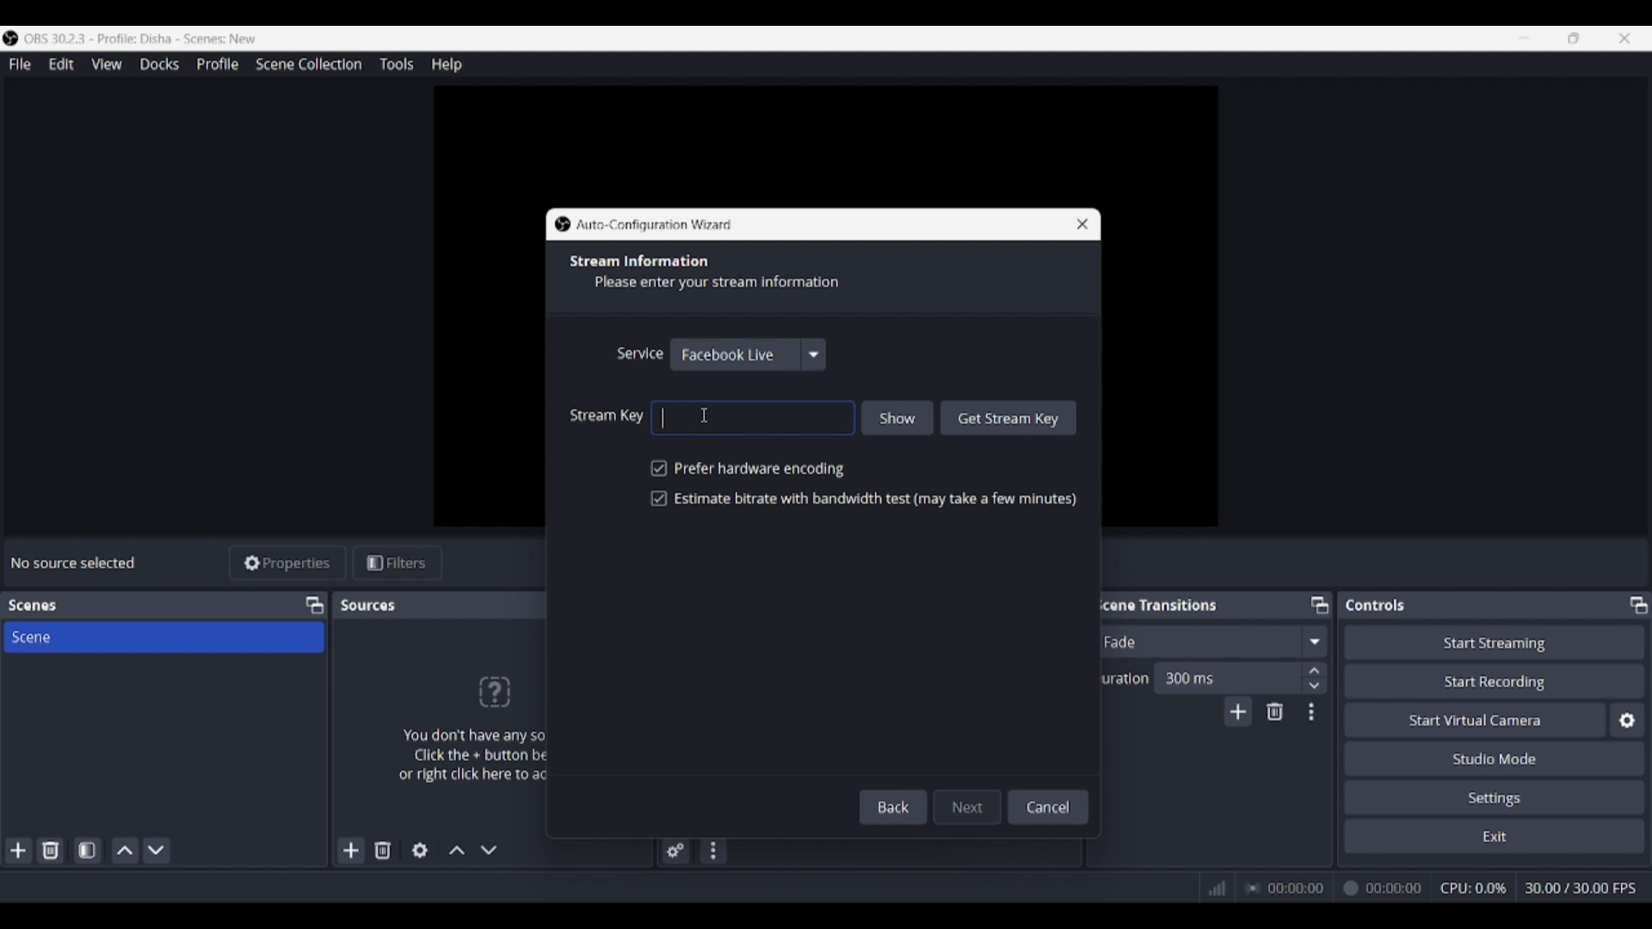 Image resolution: width=1652 pixels, height=929 pixels. Describe the element at coordinates (218, 65) in the screenshot. I see `Profile menu, highlighted by cursor` at that location.